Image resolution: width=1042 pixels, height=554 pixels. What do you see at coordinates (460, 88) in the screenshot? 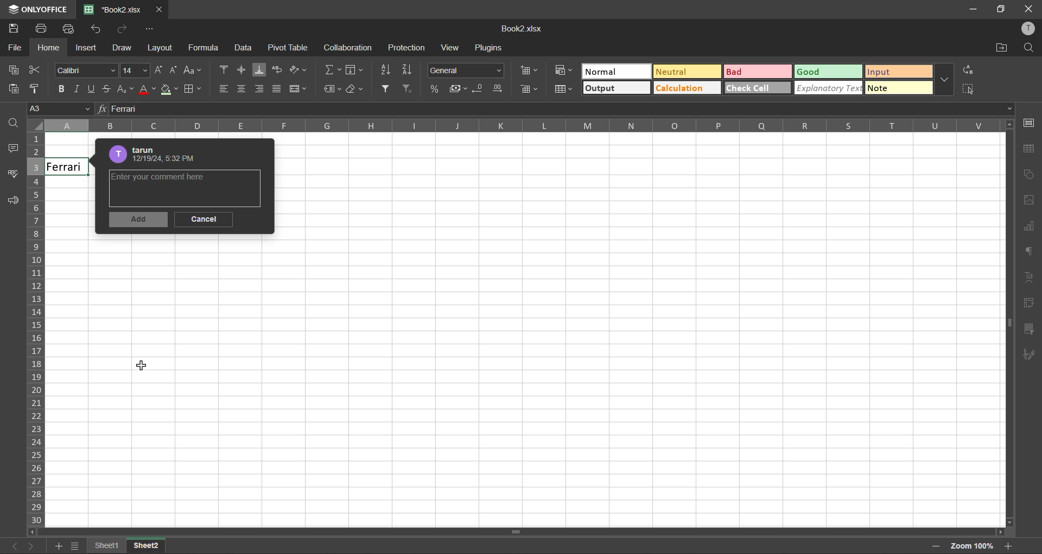
I see `accounting` at bounding box center [460, 88].